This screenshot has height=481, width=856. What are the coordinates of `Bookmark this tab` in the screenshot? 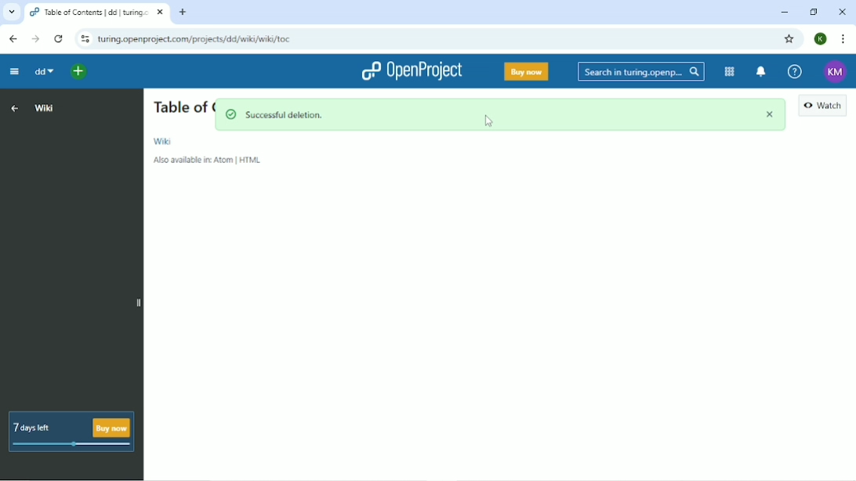 It's located at (789, 39).